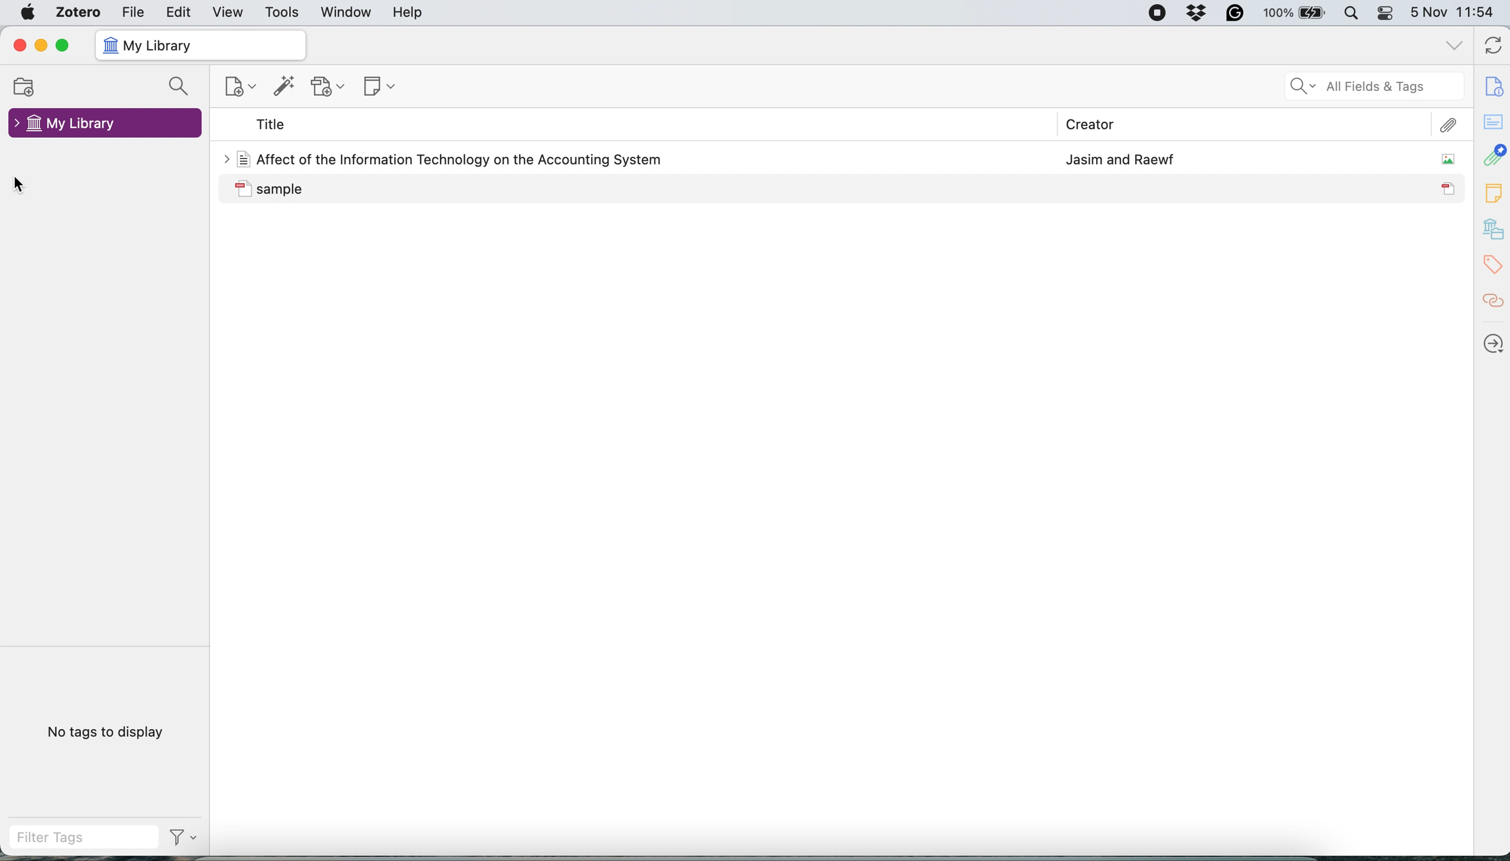 The image size is (1510, 861). I want to click on battery, so click(1291, 12).